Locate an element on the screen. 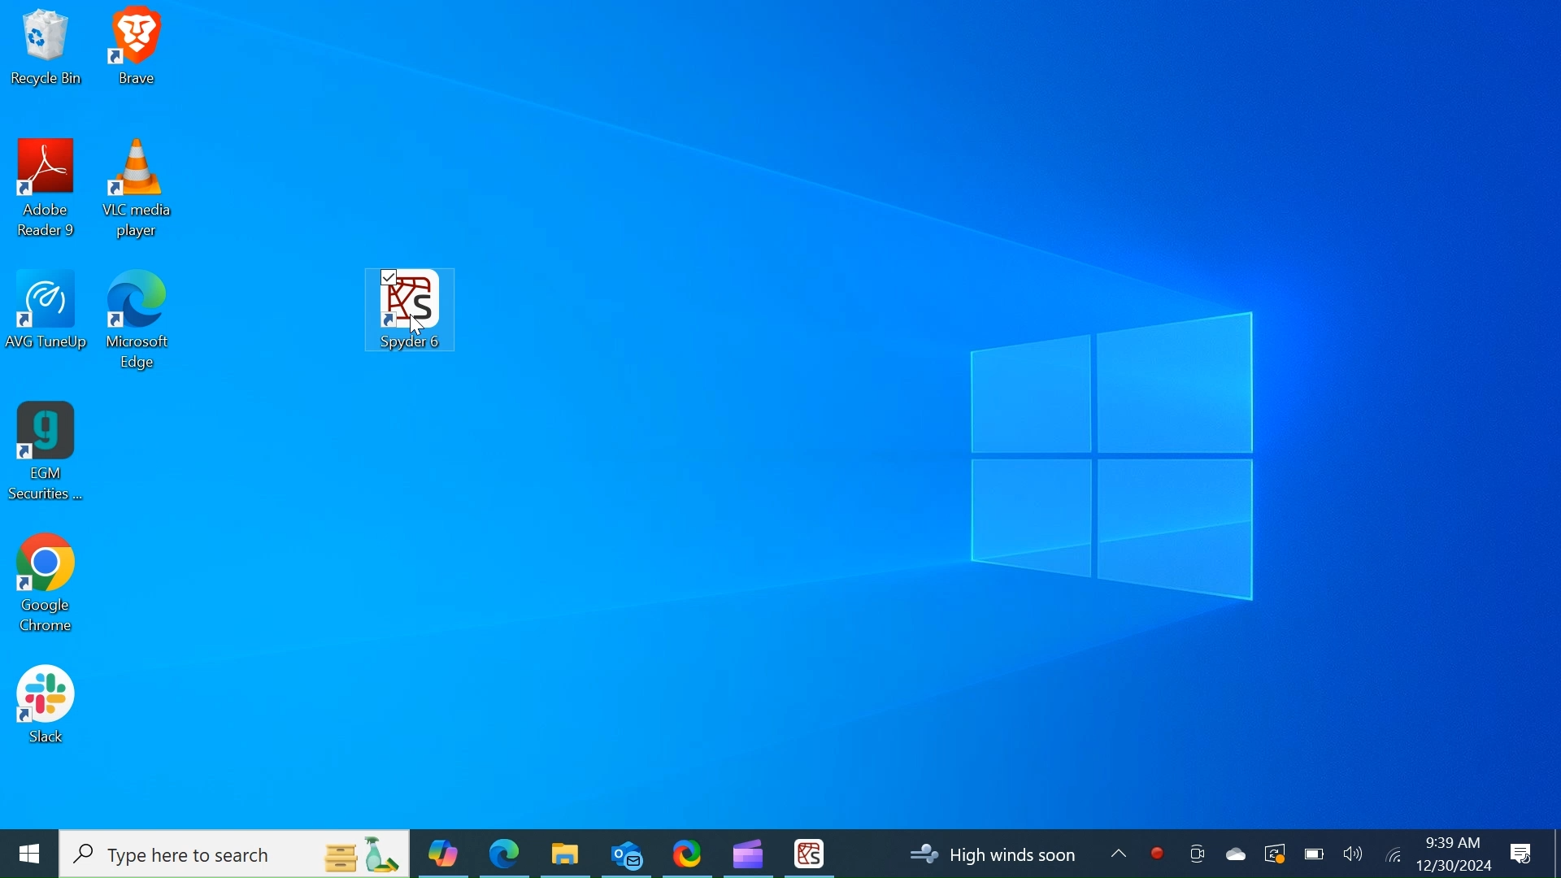  show hidden icons is located at coordinates (1120, 858).